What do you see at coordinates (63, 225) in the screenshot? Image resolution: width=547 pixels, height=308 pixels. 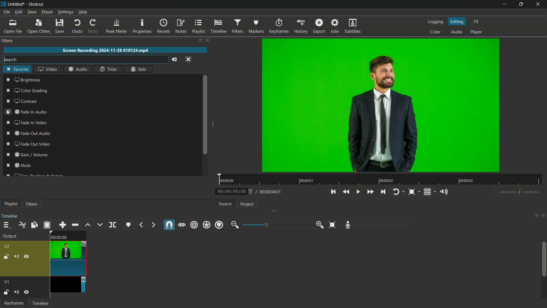 I see `append` at bounding box center [63, 225].